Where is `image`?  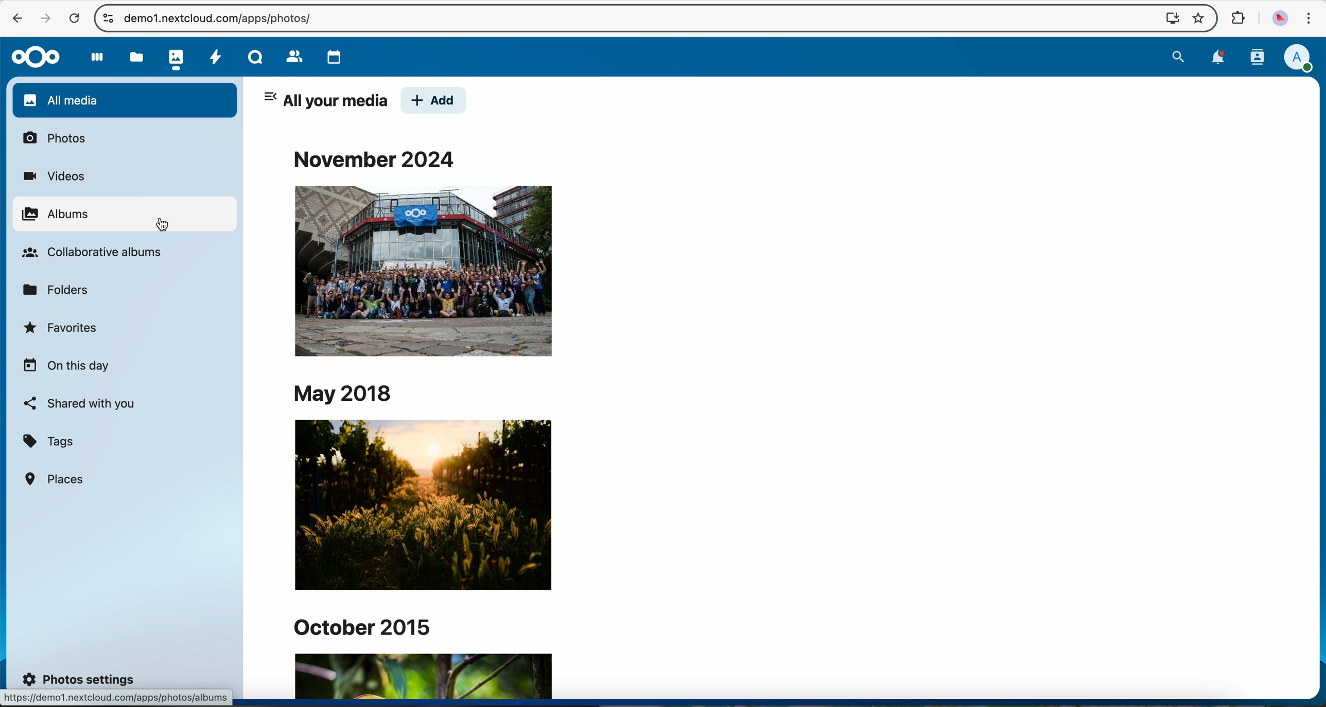 image is located at coordinates (425, 680).